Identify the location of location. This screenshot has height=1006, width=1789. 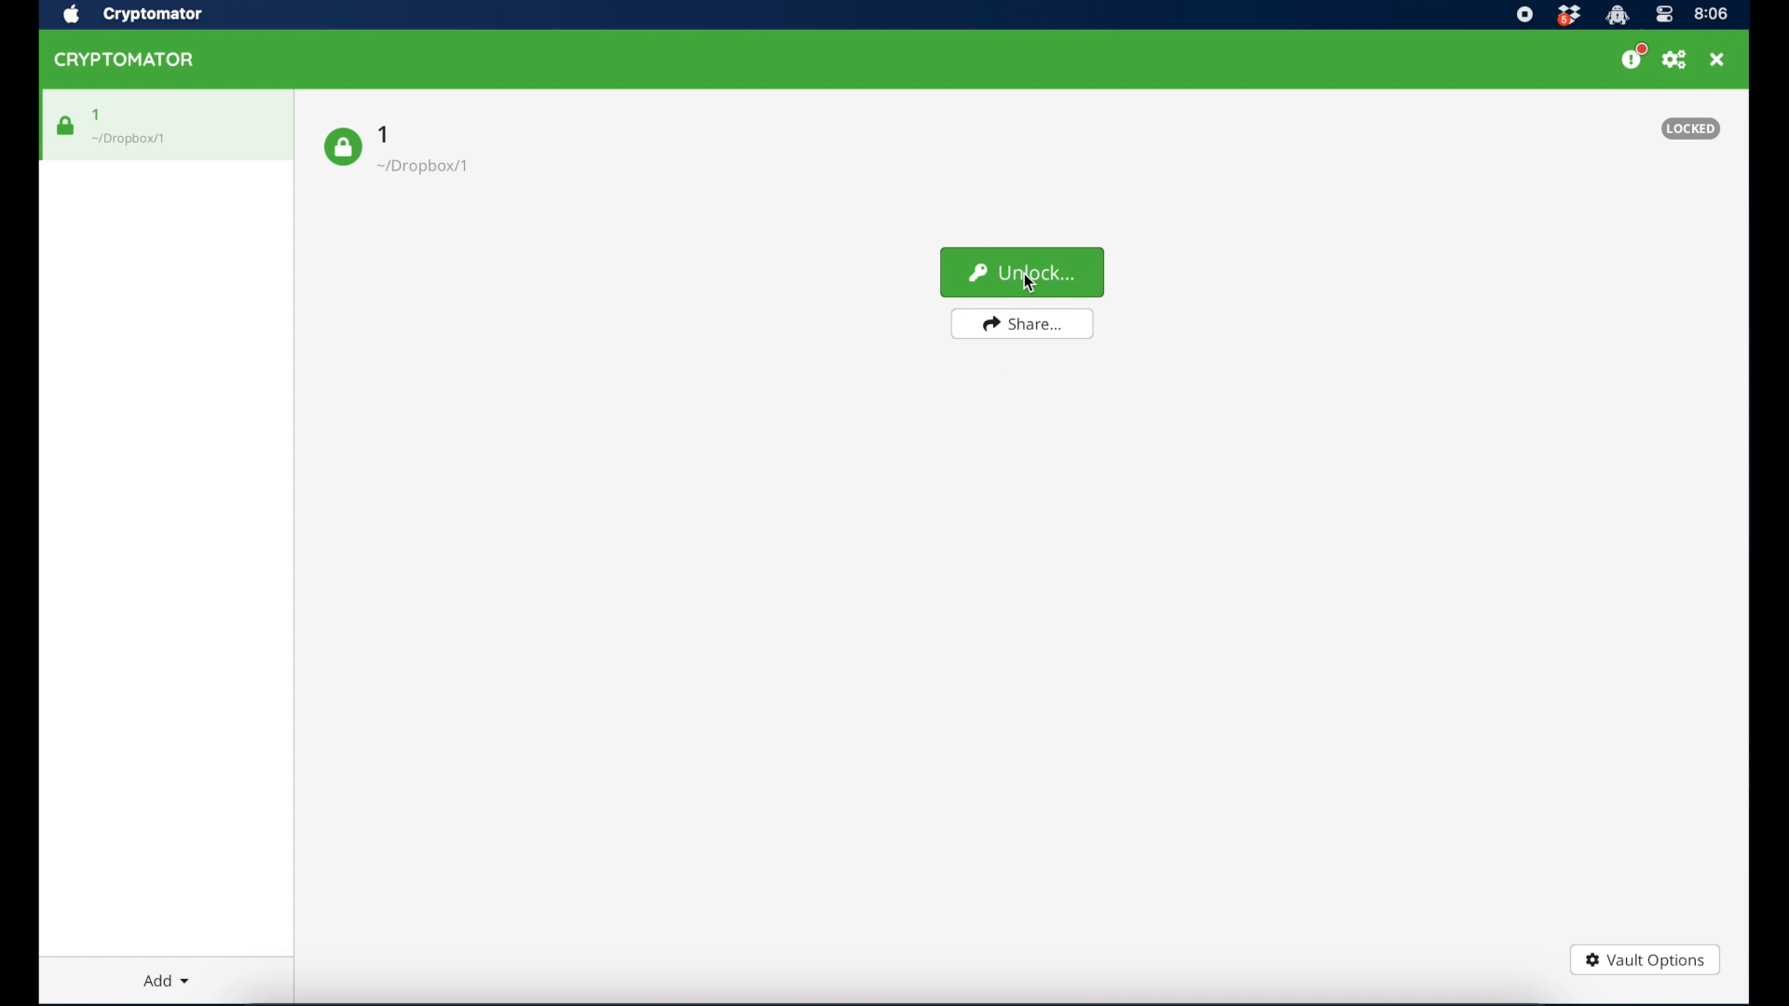
(422, 167).